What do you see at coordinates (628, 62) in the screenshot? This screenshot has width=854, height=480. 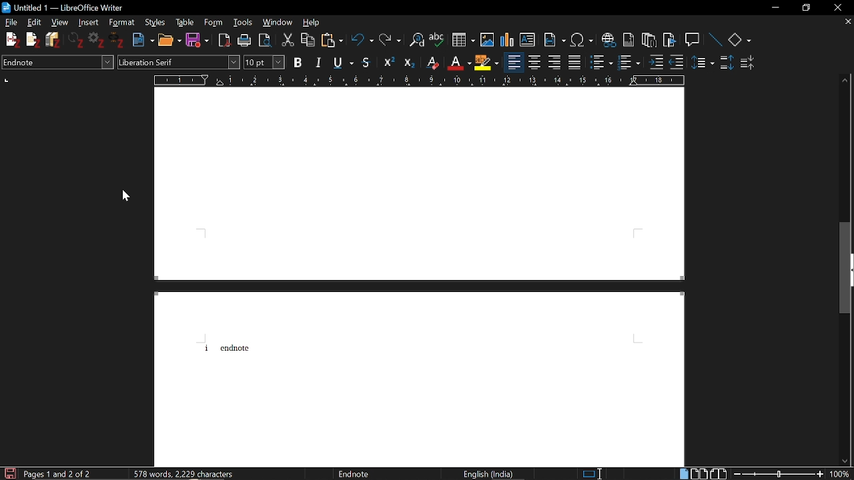 I see `Toggle unordered list` at bounding box center [628, 62].